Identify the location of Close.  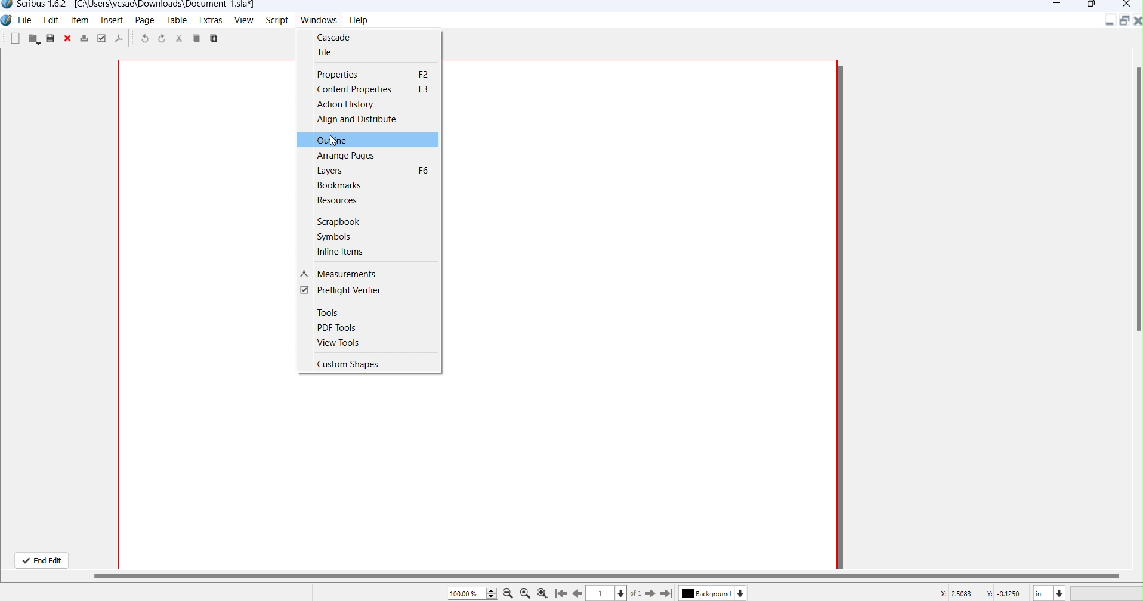
(1128, 5).